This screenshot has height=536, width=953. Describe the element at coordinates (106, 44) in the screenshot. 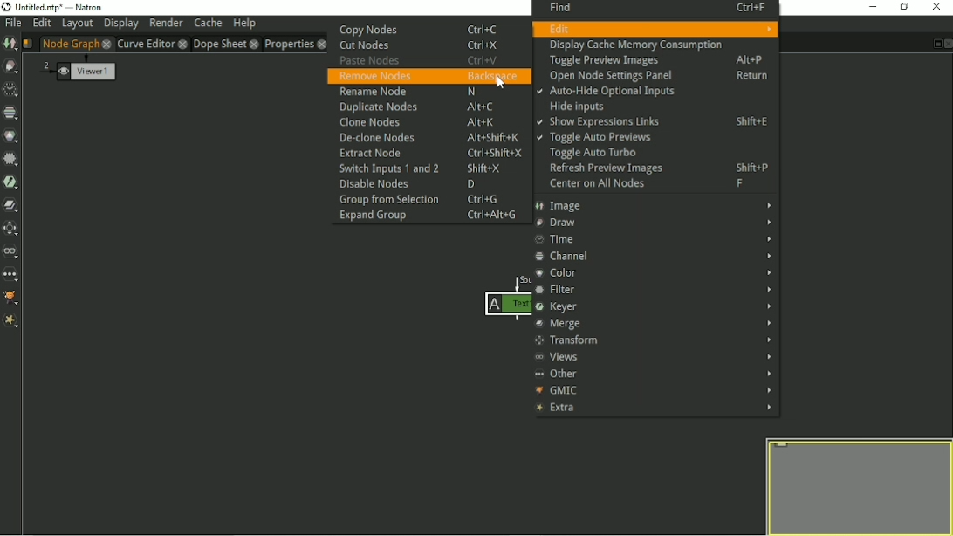

I see `close` at that location.